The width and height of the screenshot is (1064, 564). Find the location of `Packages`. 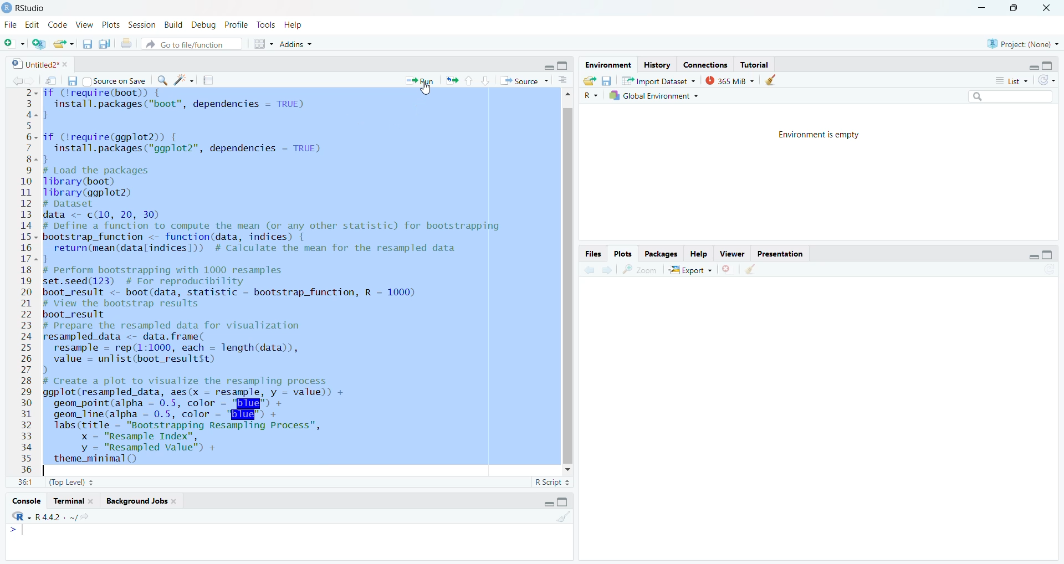

Packages is located at coordinates (661, 253).